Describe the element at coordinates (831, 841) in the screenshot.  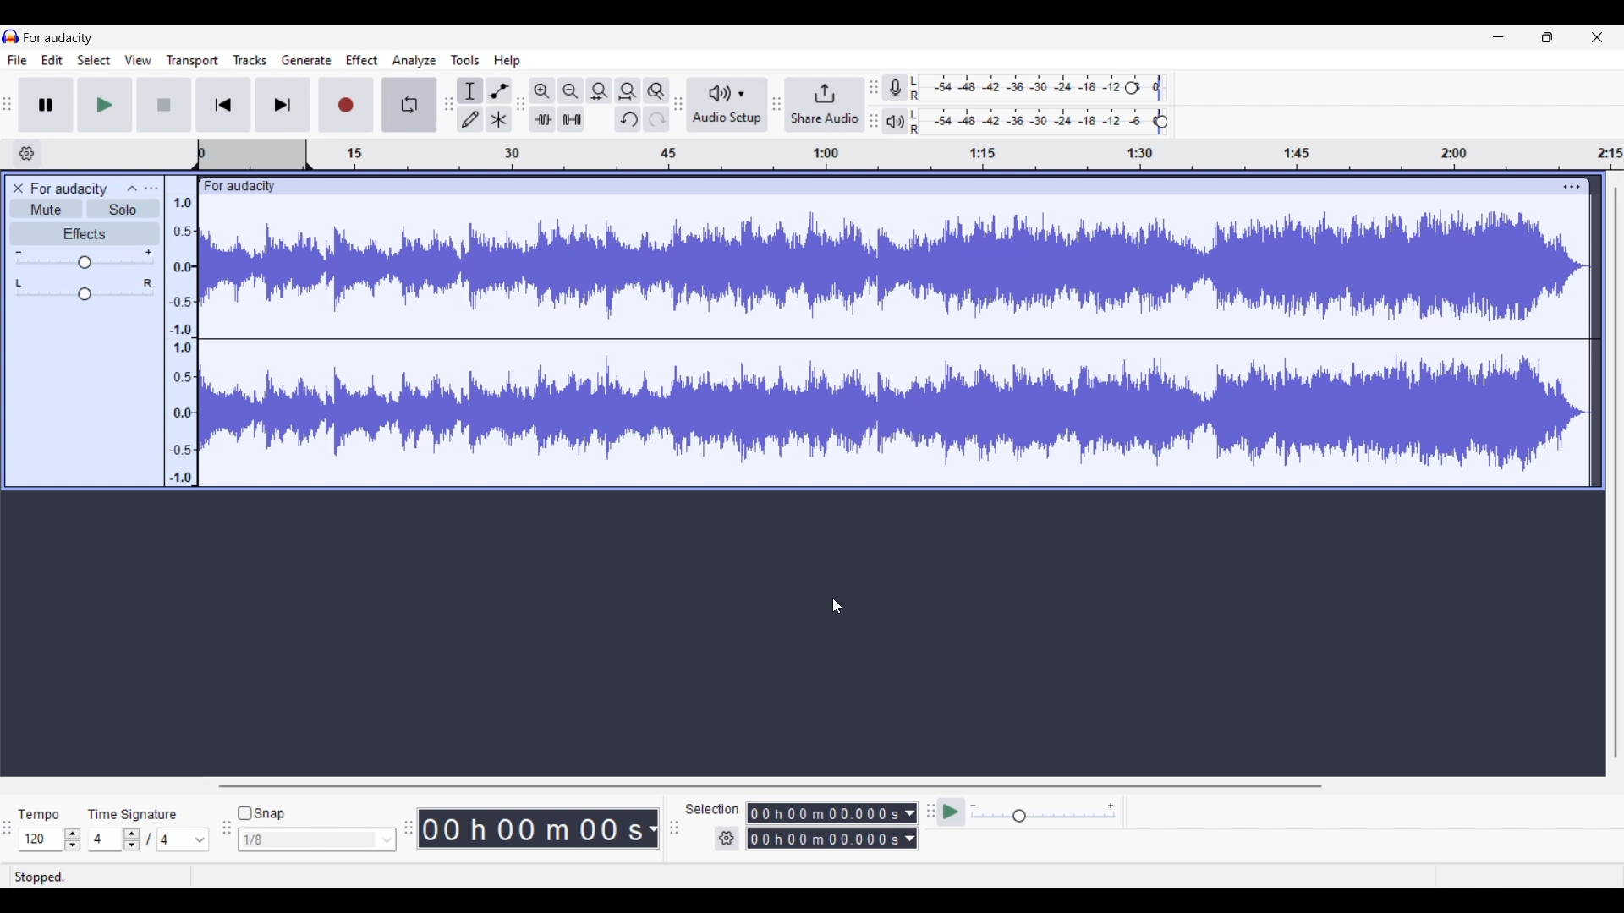
I see `00h00m00.000s` at that location.